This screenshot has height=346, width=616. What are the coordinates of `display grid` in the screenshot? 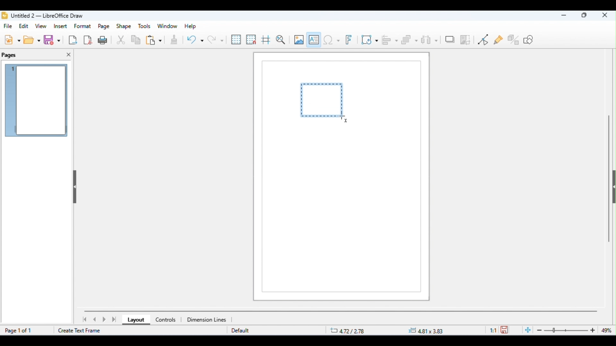 It's located at (236, 40).